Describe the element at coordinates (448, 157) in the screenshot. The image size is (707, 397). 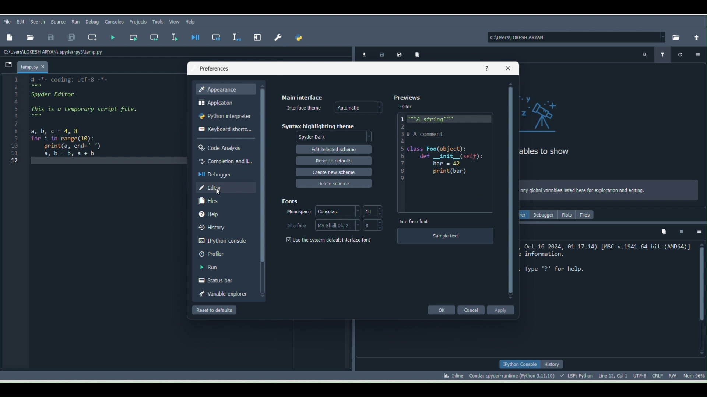
I see `Code block` at that location.